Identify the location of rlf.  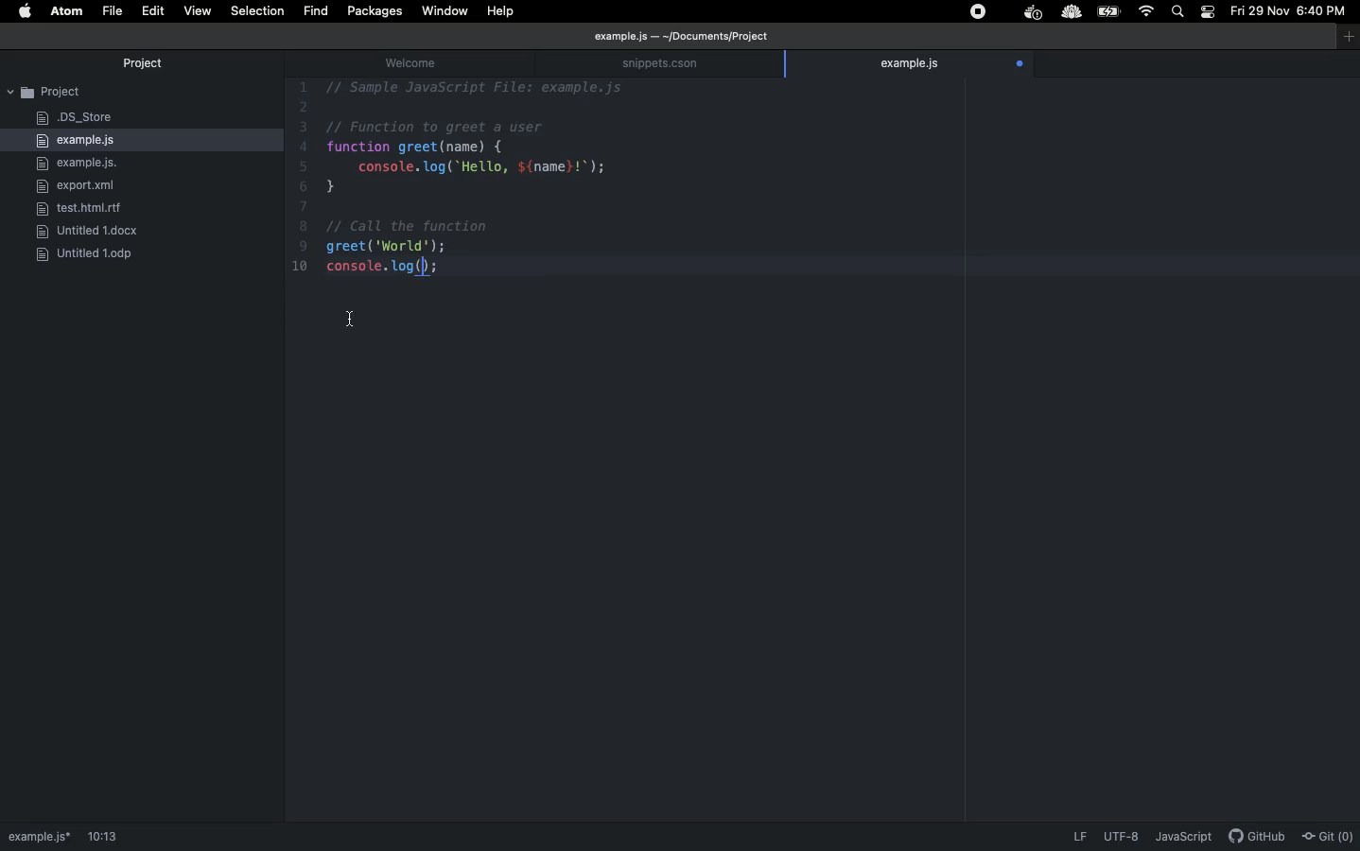
(80, 209).